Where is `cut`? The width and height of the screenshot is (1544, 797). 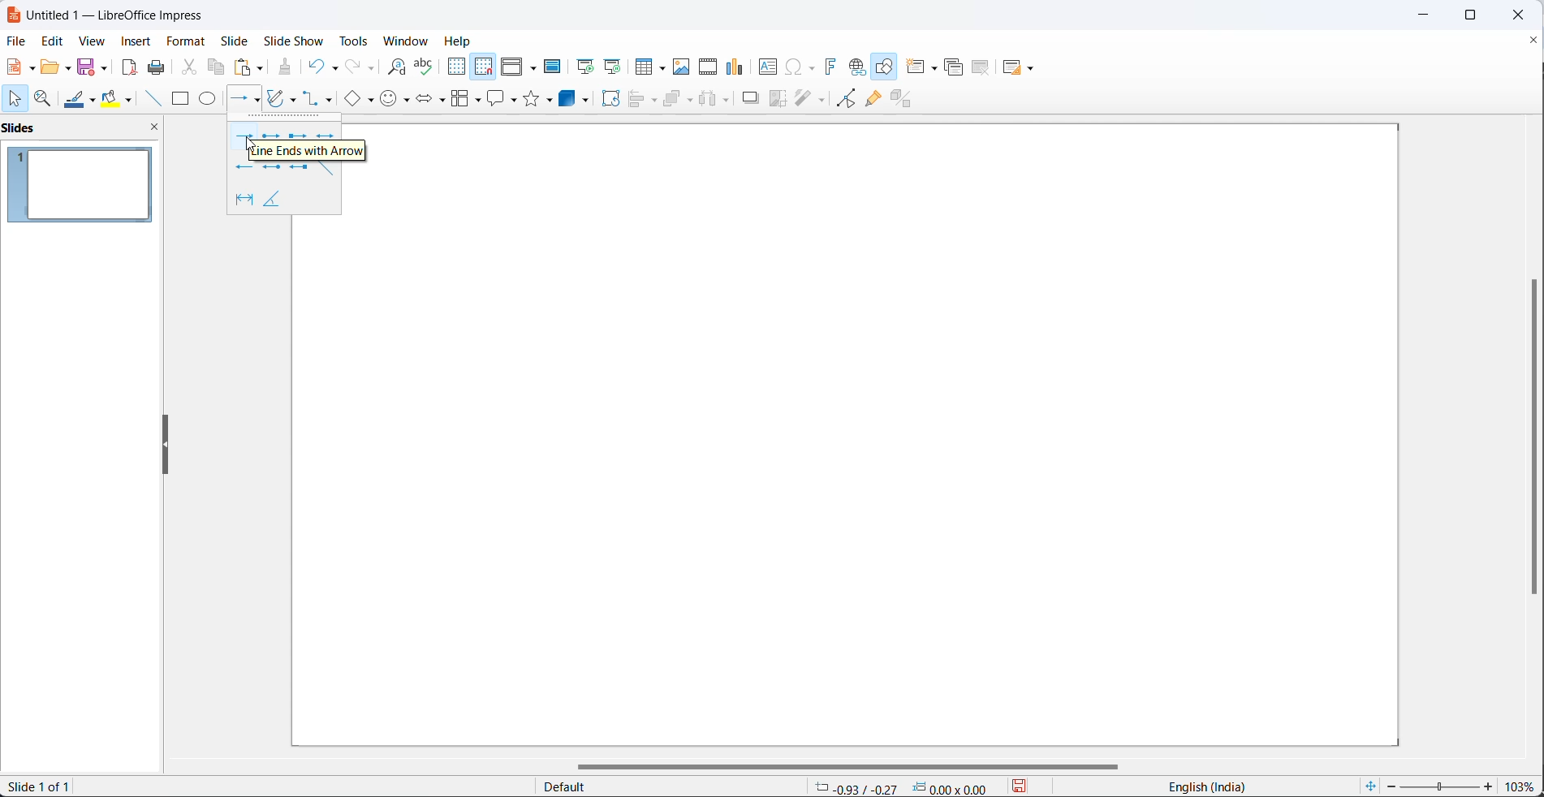
cut is located at coordinates (188, 67).